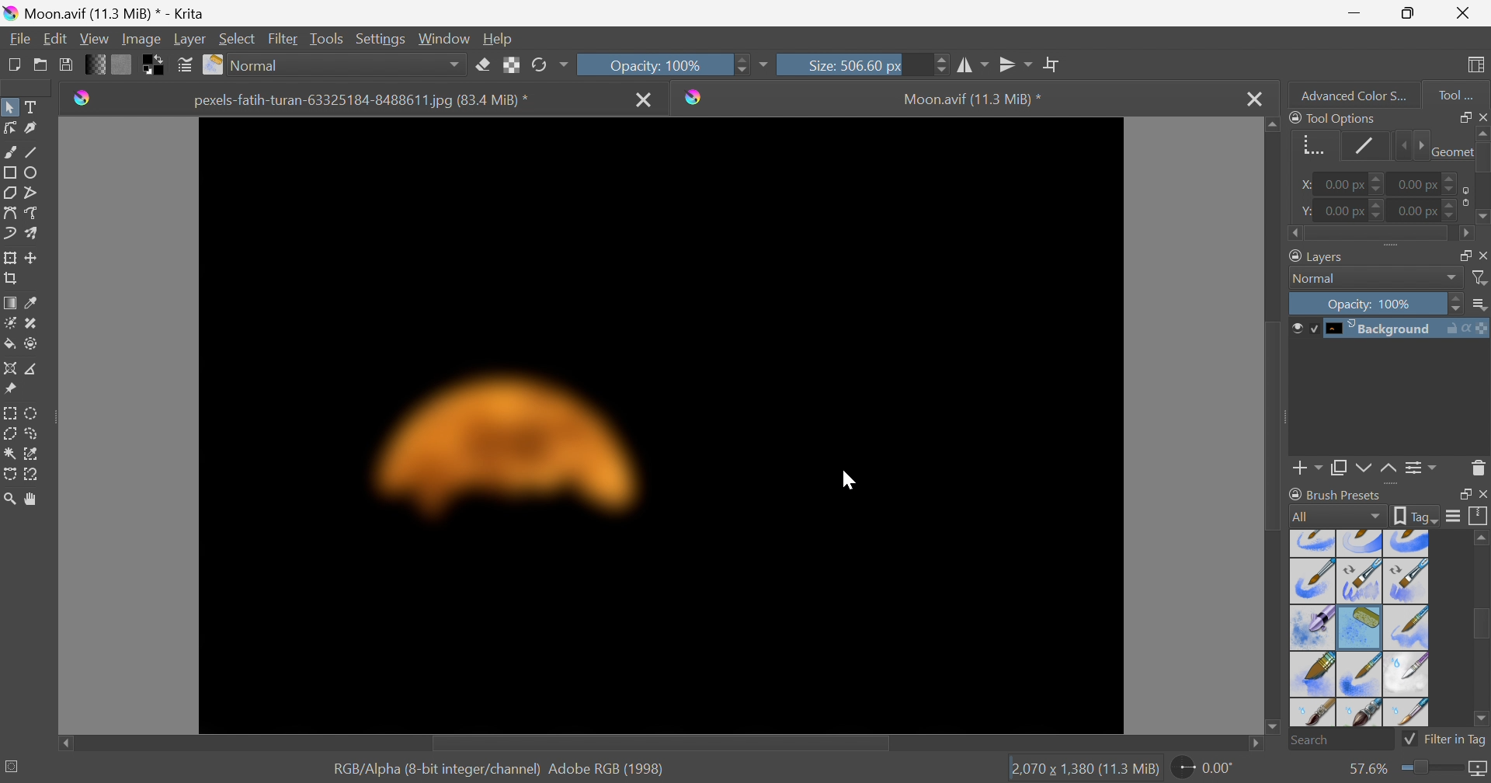 This screenshot has height=783, width=1491. I want to click on Choose workspace, so click(1479, 67).